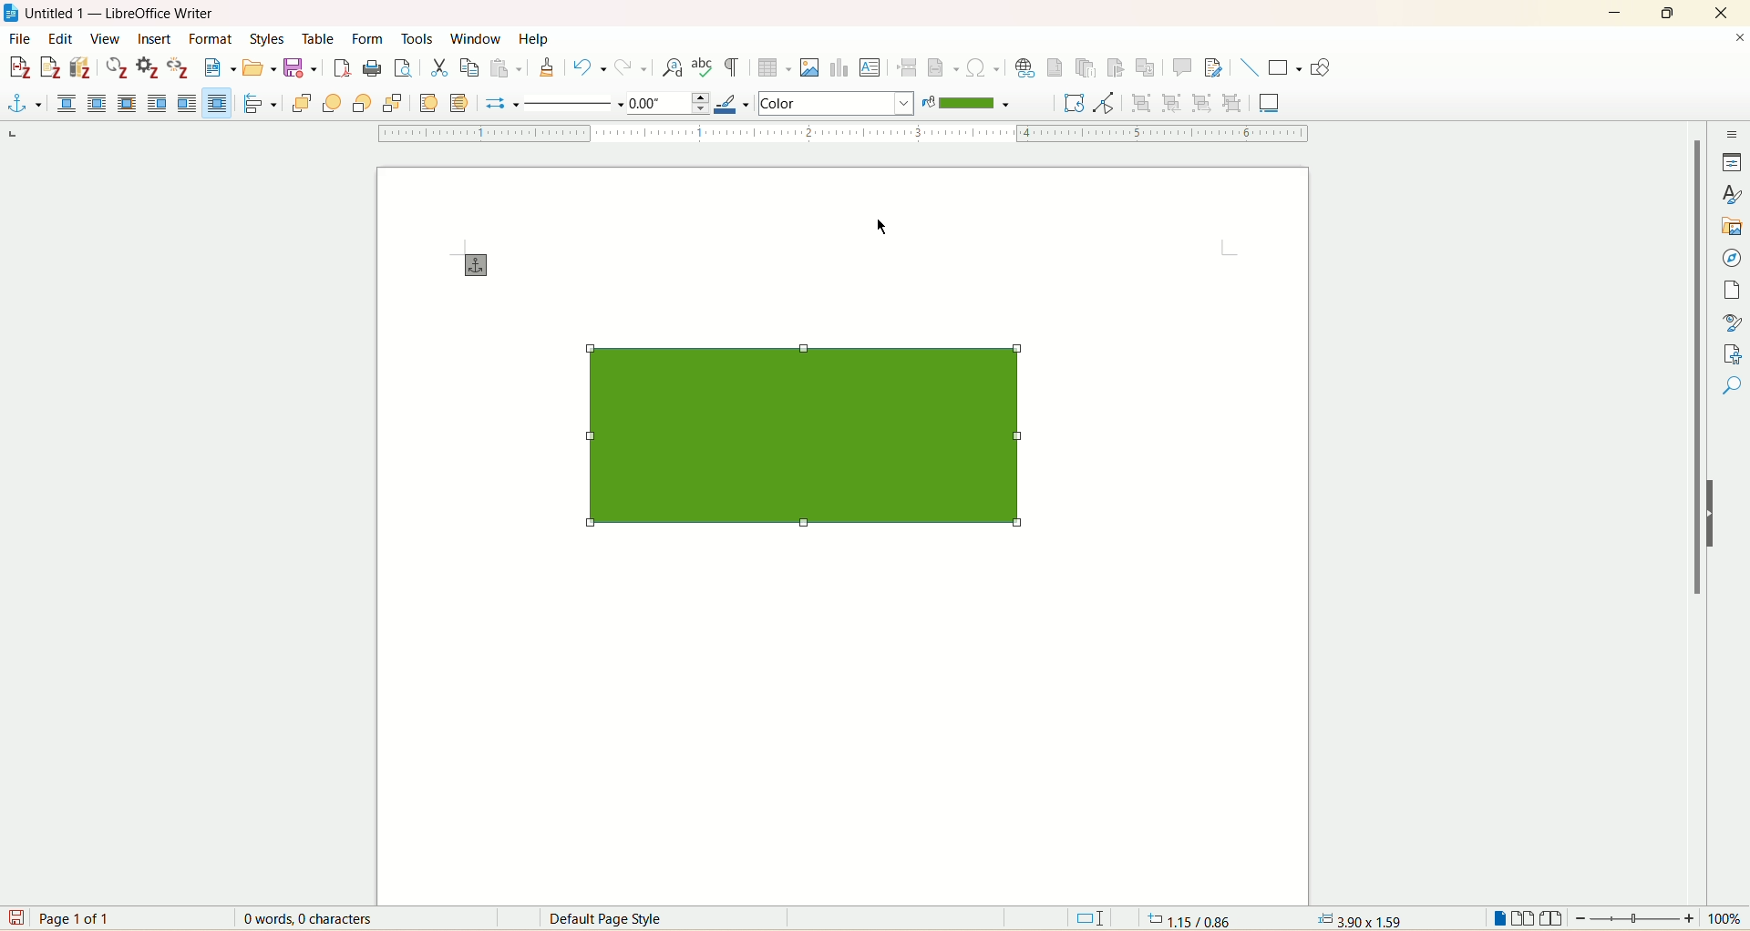  What do you see at coordinates (335, 103) in the screenshot?
I see `front one` at bounding box center [335, 103].